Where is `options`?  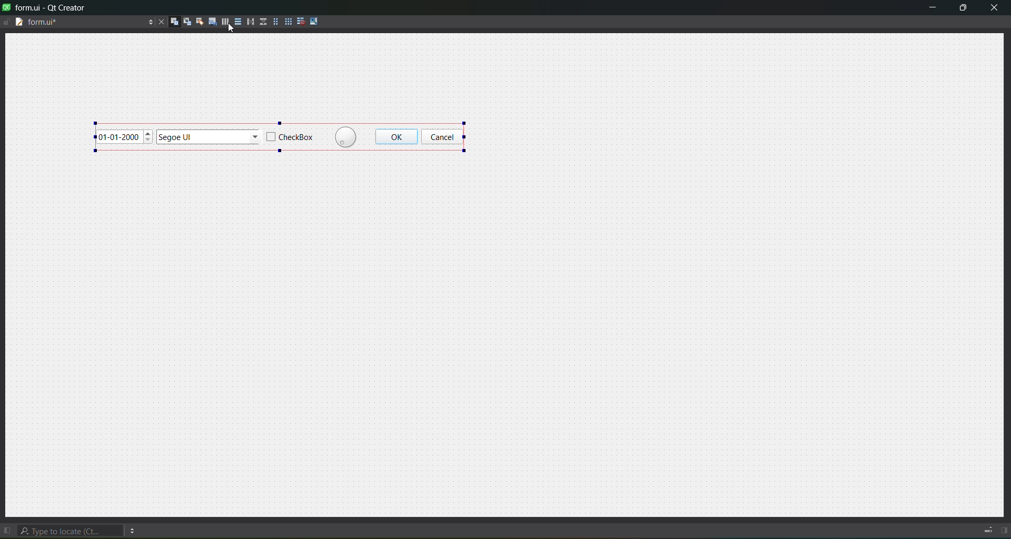
options is located at coordinates (146, 22).